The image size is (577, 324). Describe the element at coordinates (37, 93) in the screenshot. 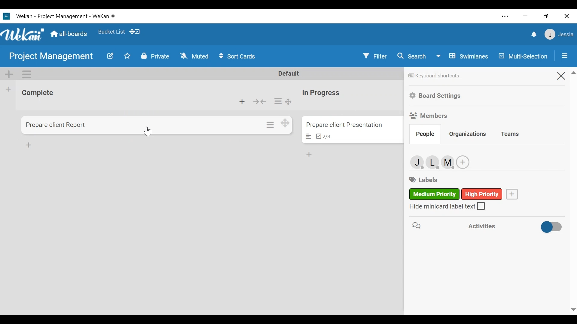

I see `List Title` at that location.